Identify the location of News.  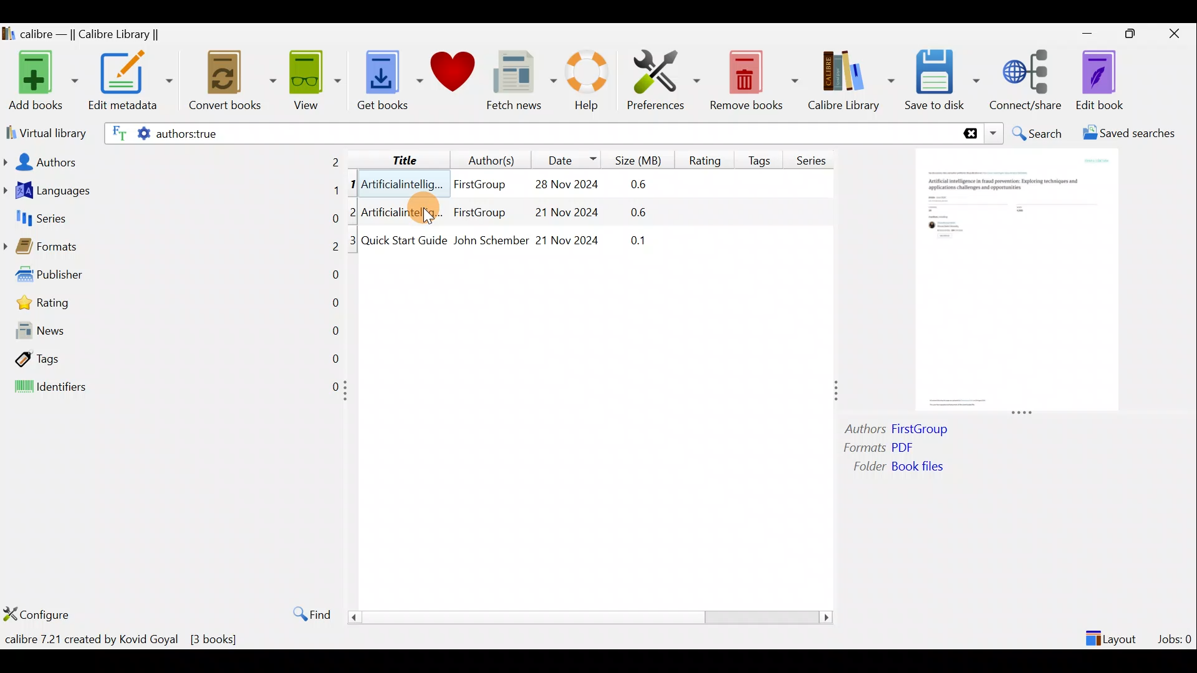
(172, 333).